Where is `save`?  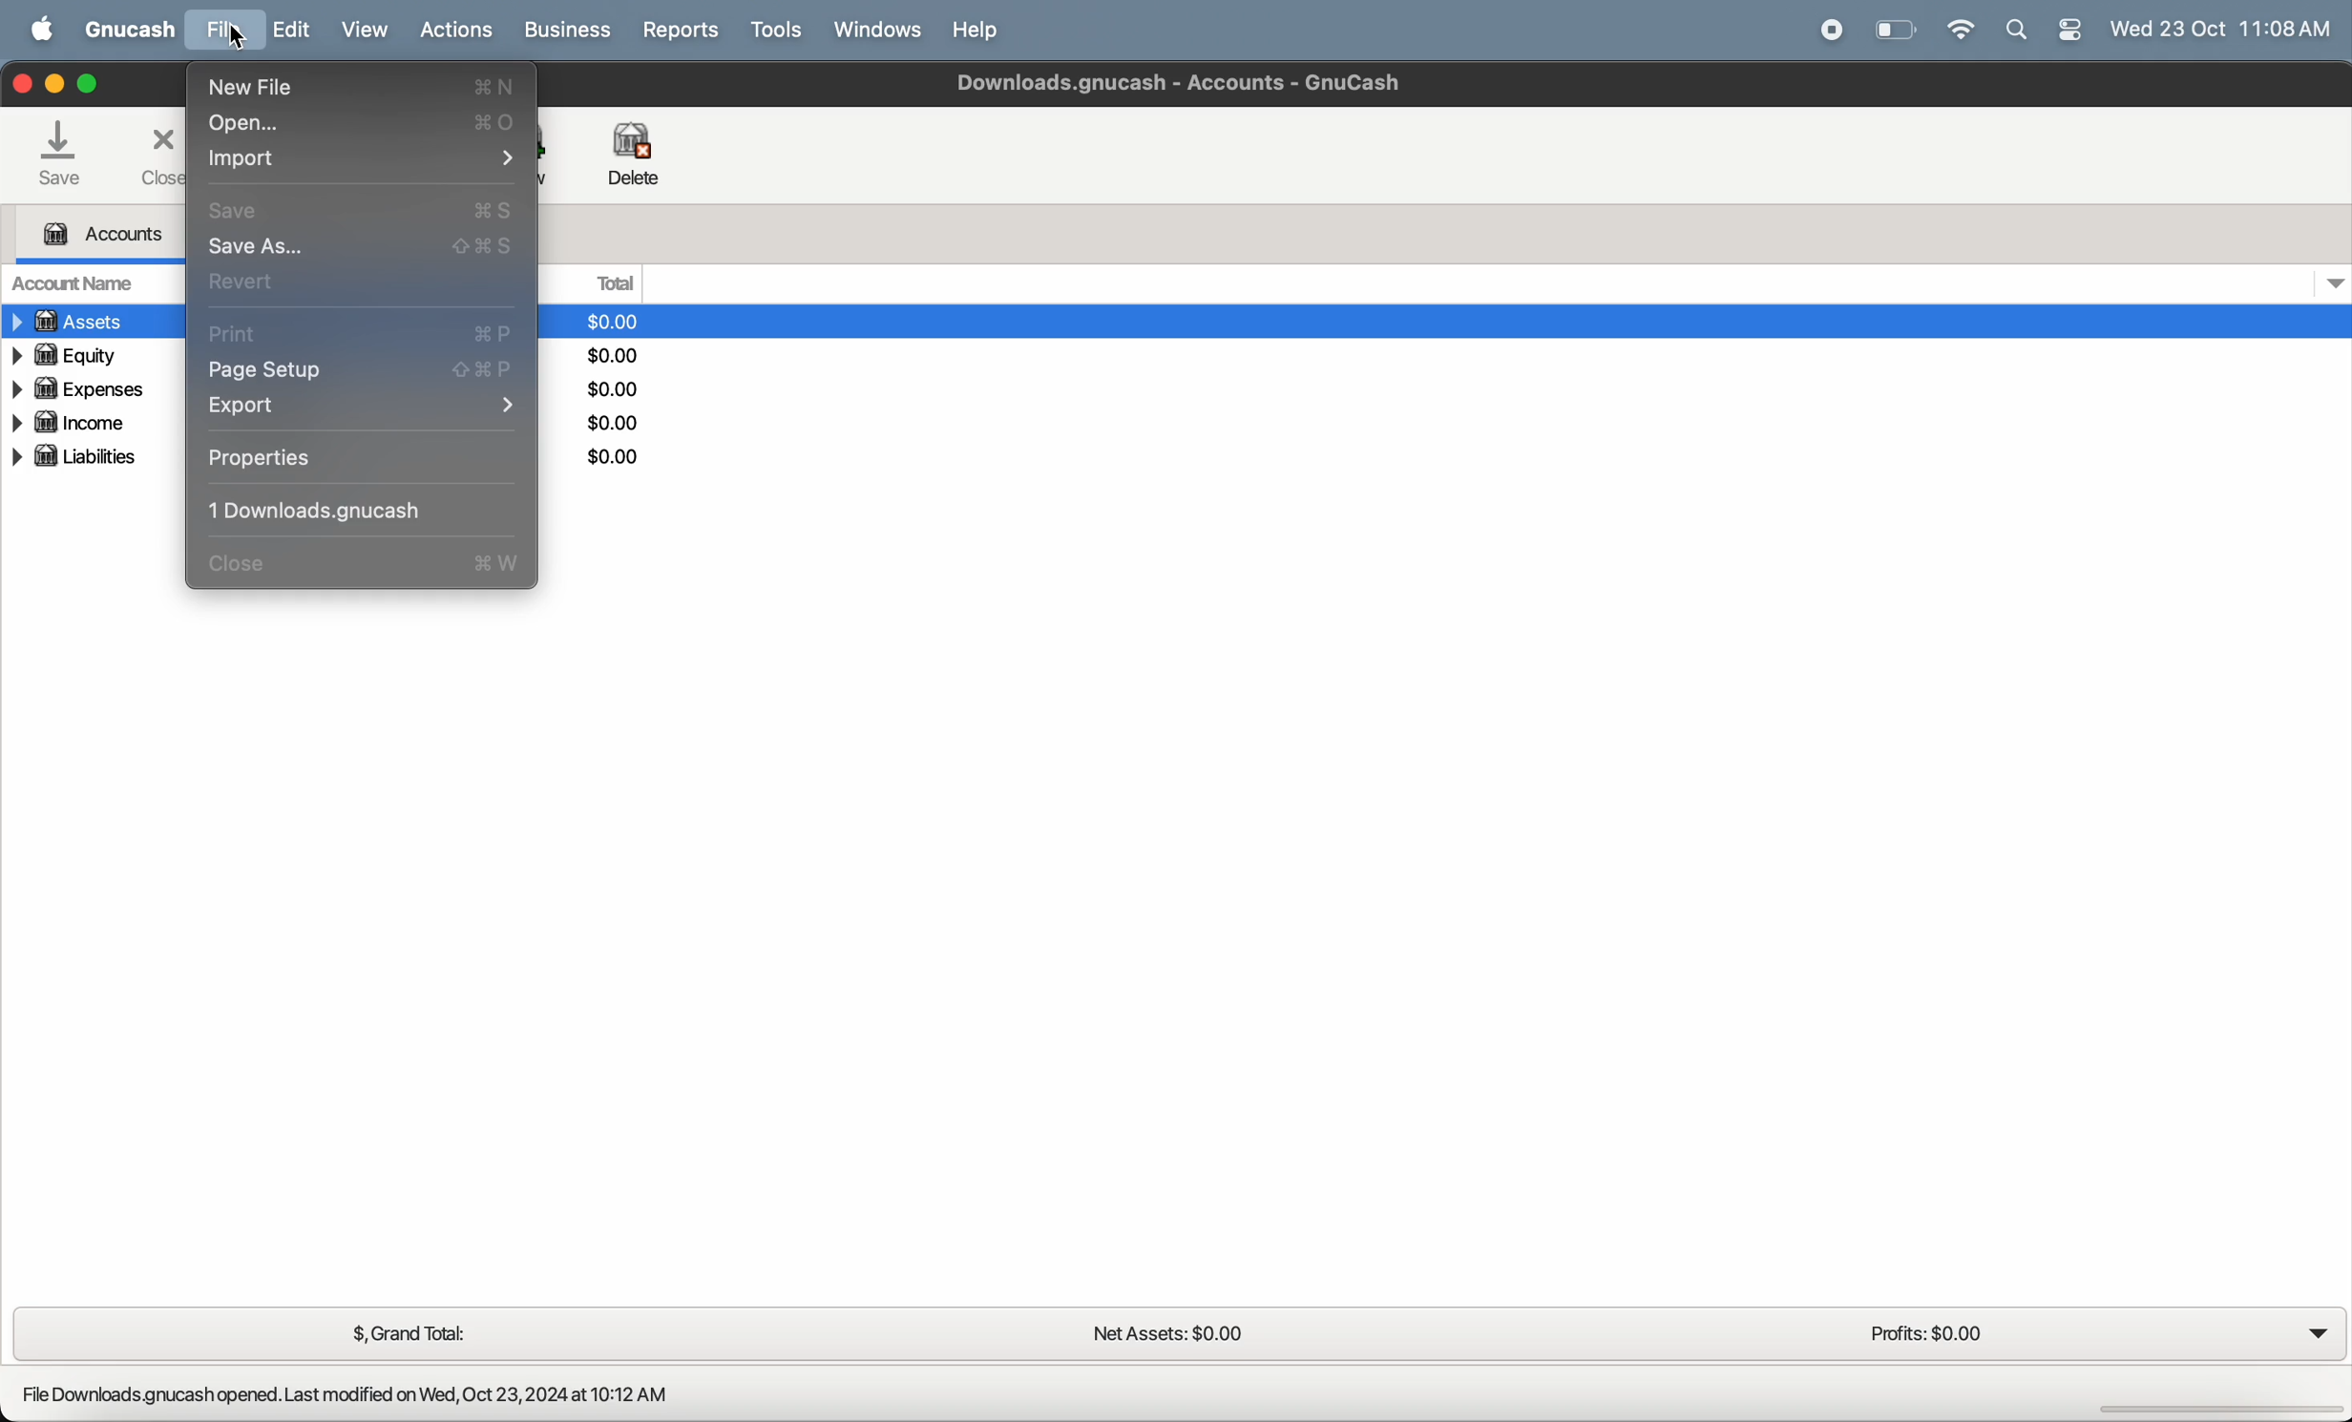 save is located at coordinates (369, 211).